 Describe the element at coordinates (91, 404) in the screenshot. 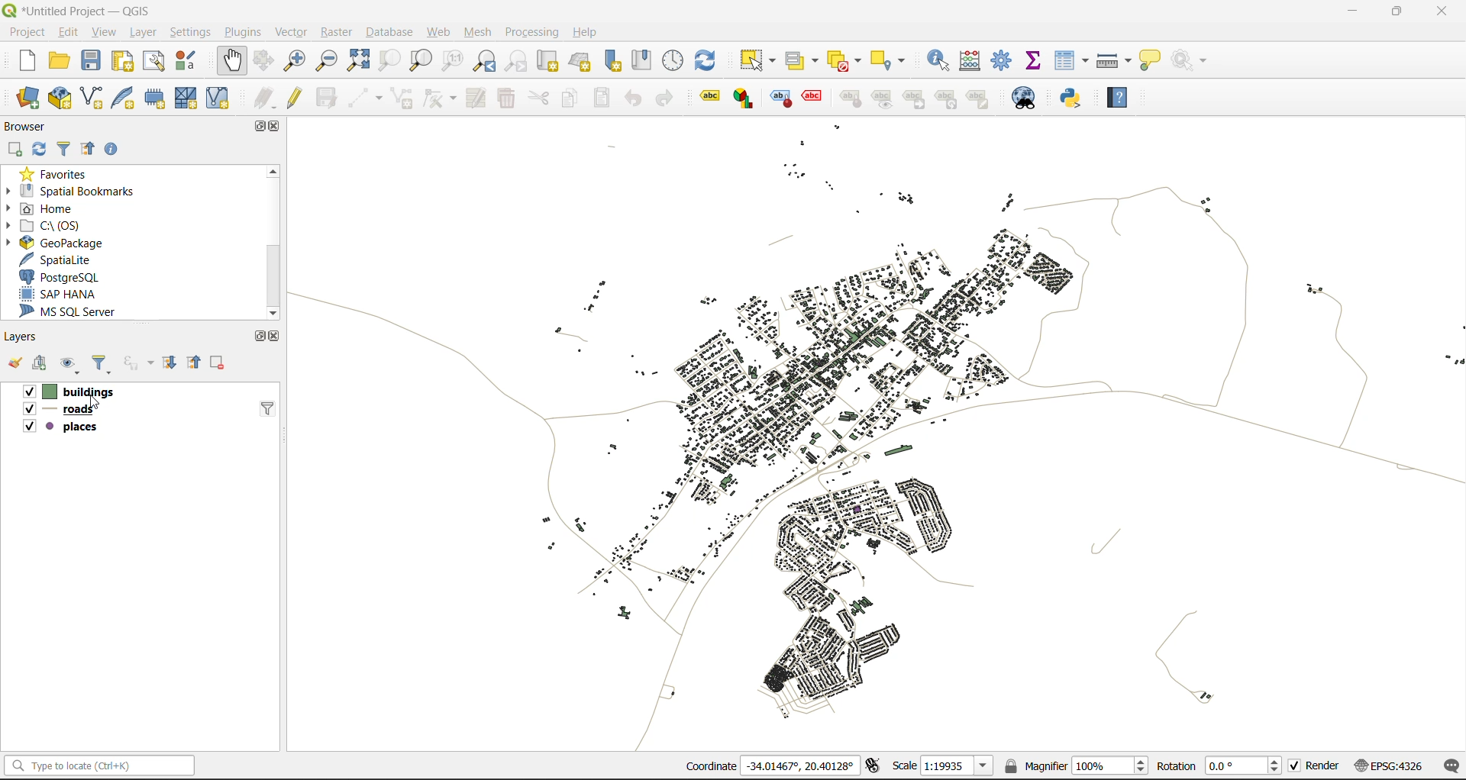

I see `Cursor` at that location.